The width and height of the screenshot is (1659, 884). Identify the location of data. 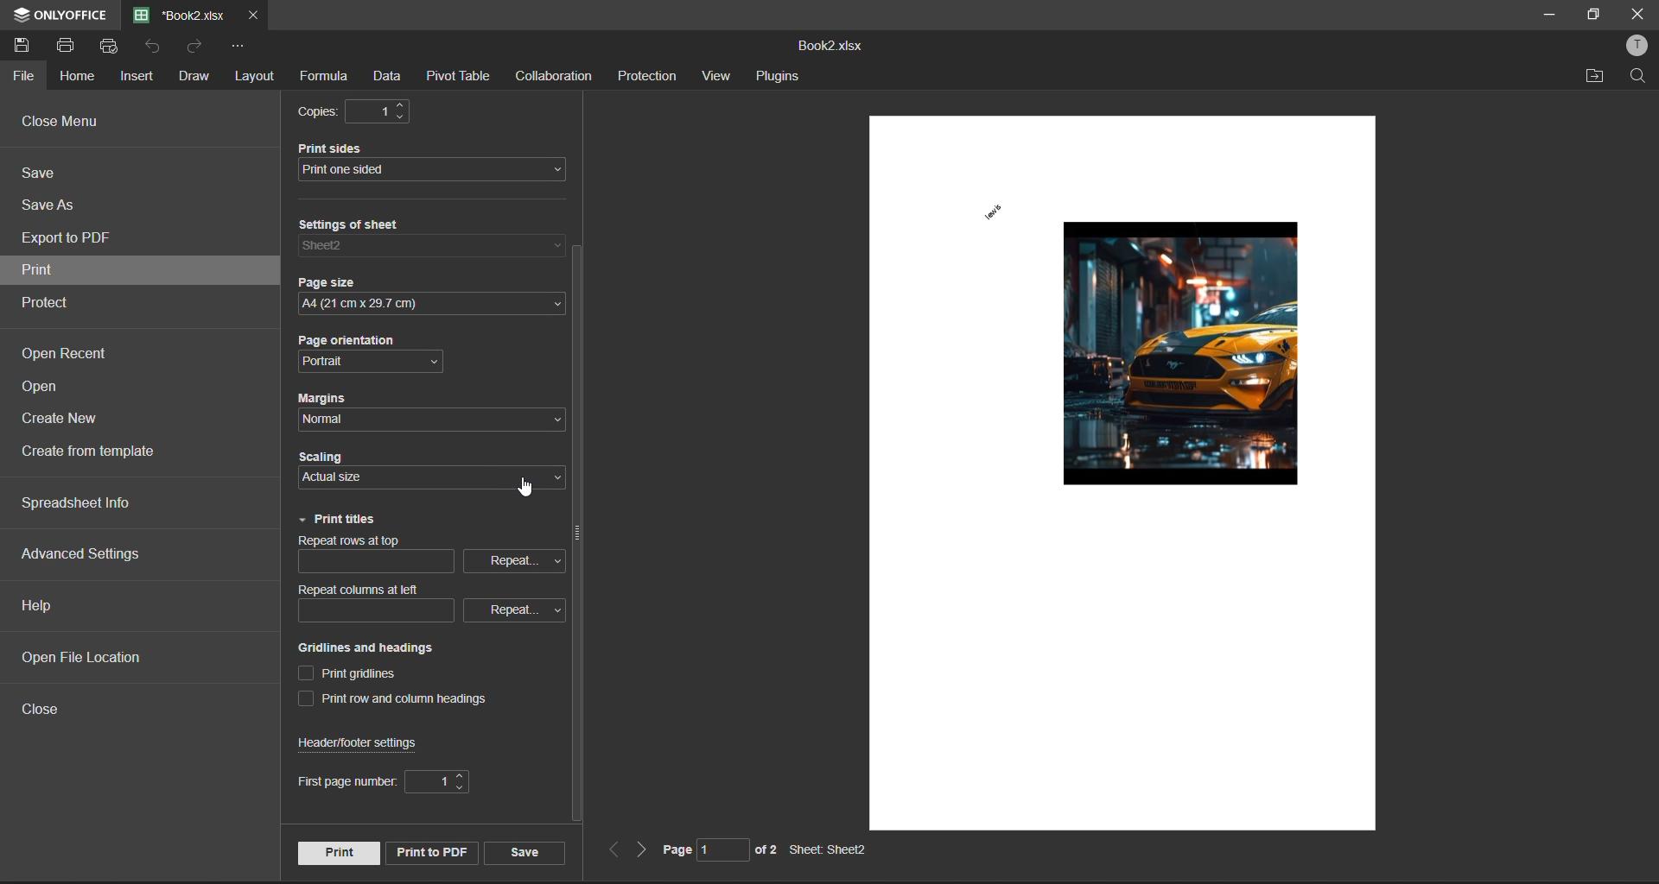
(393, 74).